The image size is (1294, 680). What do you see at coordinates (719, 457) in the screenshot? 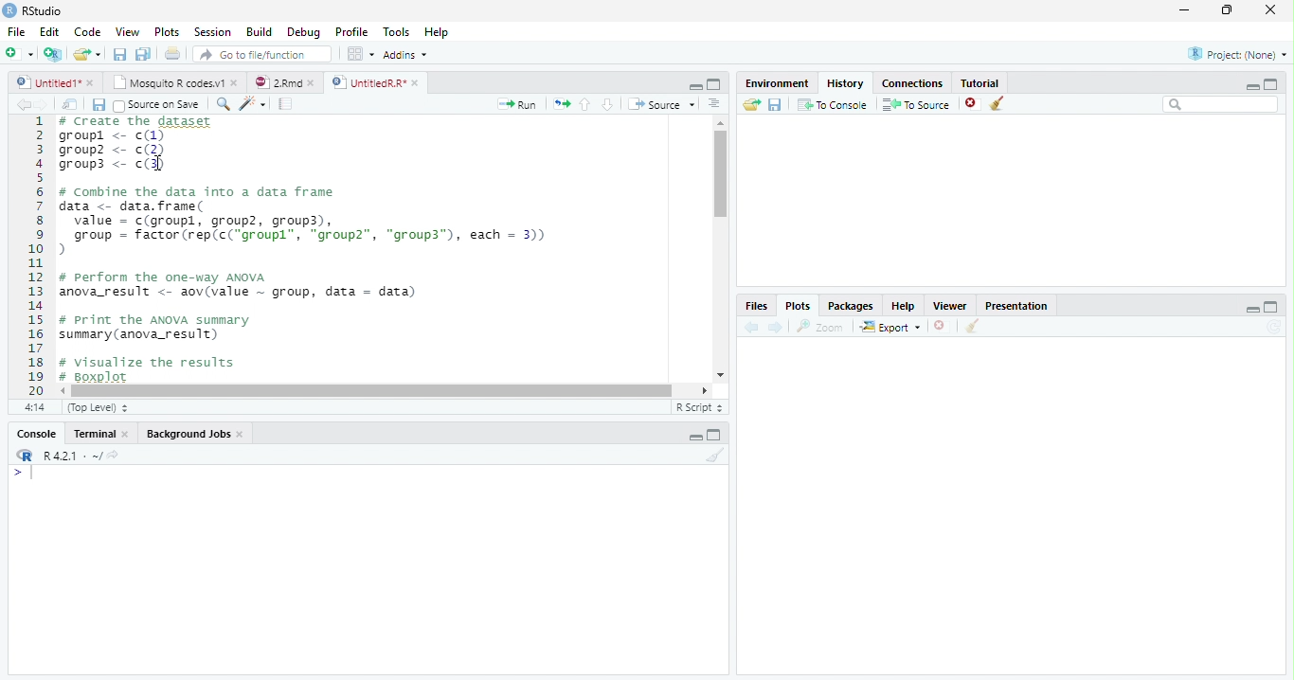
I see `Clear console` at bounding box center [719, 457].